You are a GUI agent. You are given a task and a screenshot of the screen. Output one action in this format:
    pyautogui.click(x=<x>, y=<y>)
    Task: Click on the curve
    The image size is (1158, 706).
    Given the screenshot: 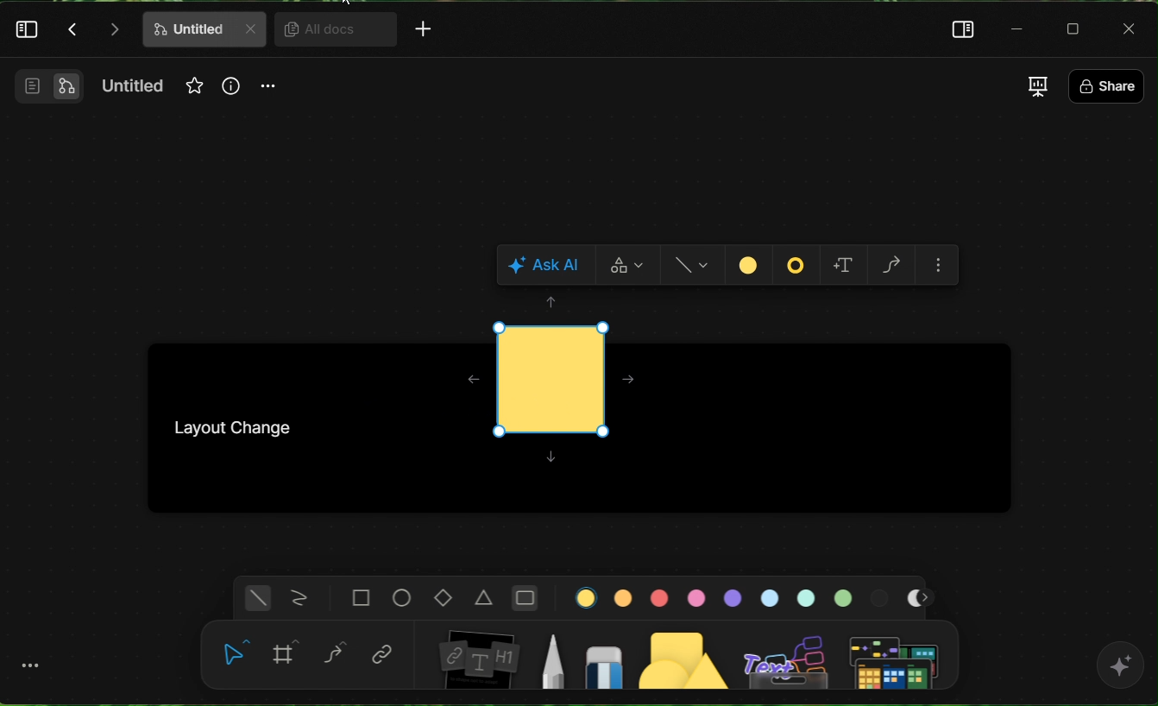 What is the action you would take?
    pyautogui.click(x=336, y=652)
    